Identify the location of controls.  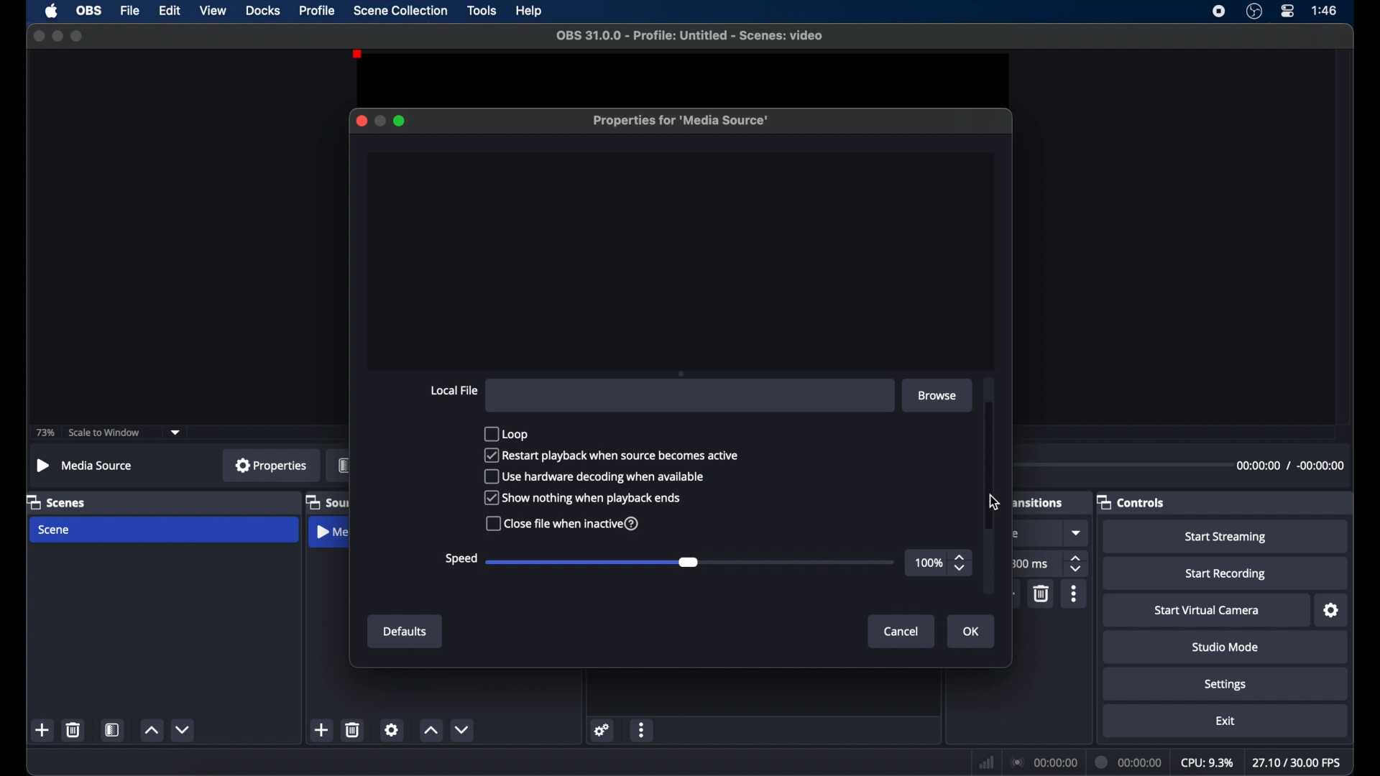
(1130, 503).